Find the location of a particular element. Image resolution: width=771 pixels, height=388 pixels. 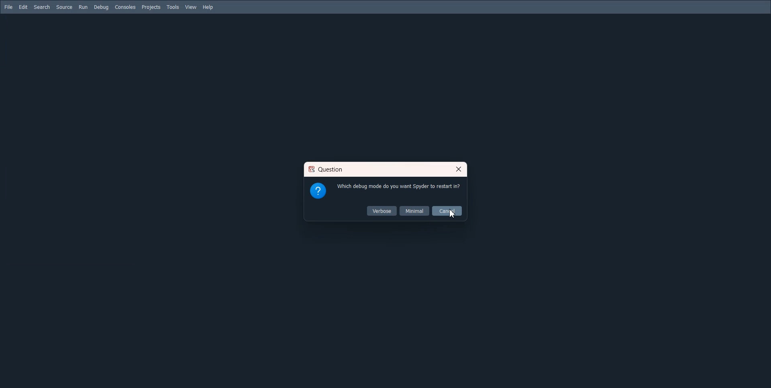

Help is located at coordinates (209, 7).